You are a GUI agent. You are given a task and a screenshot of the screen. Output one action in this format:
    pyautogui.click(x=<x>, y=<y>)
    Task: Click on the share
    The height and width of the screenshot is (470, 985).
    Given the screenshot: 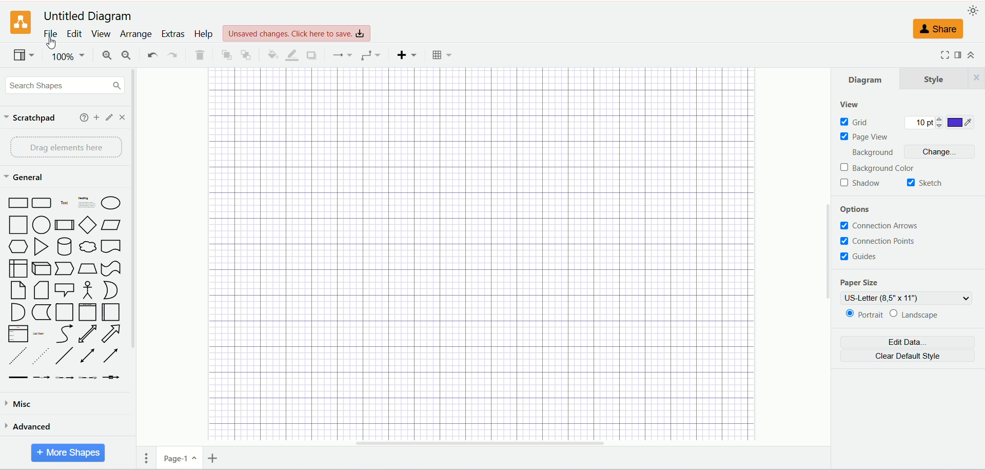 What is the action you would take?
    pyautogui.click(x=940, y=30)
    